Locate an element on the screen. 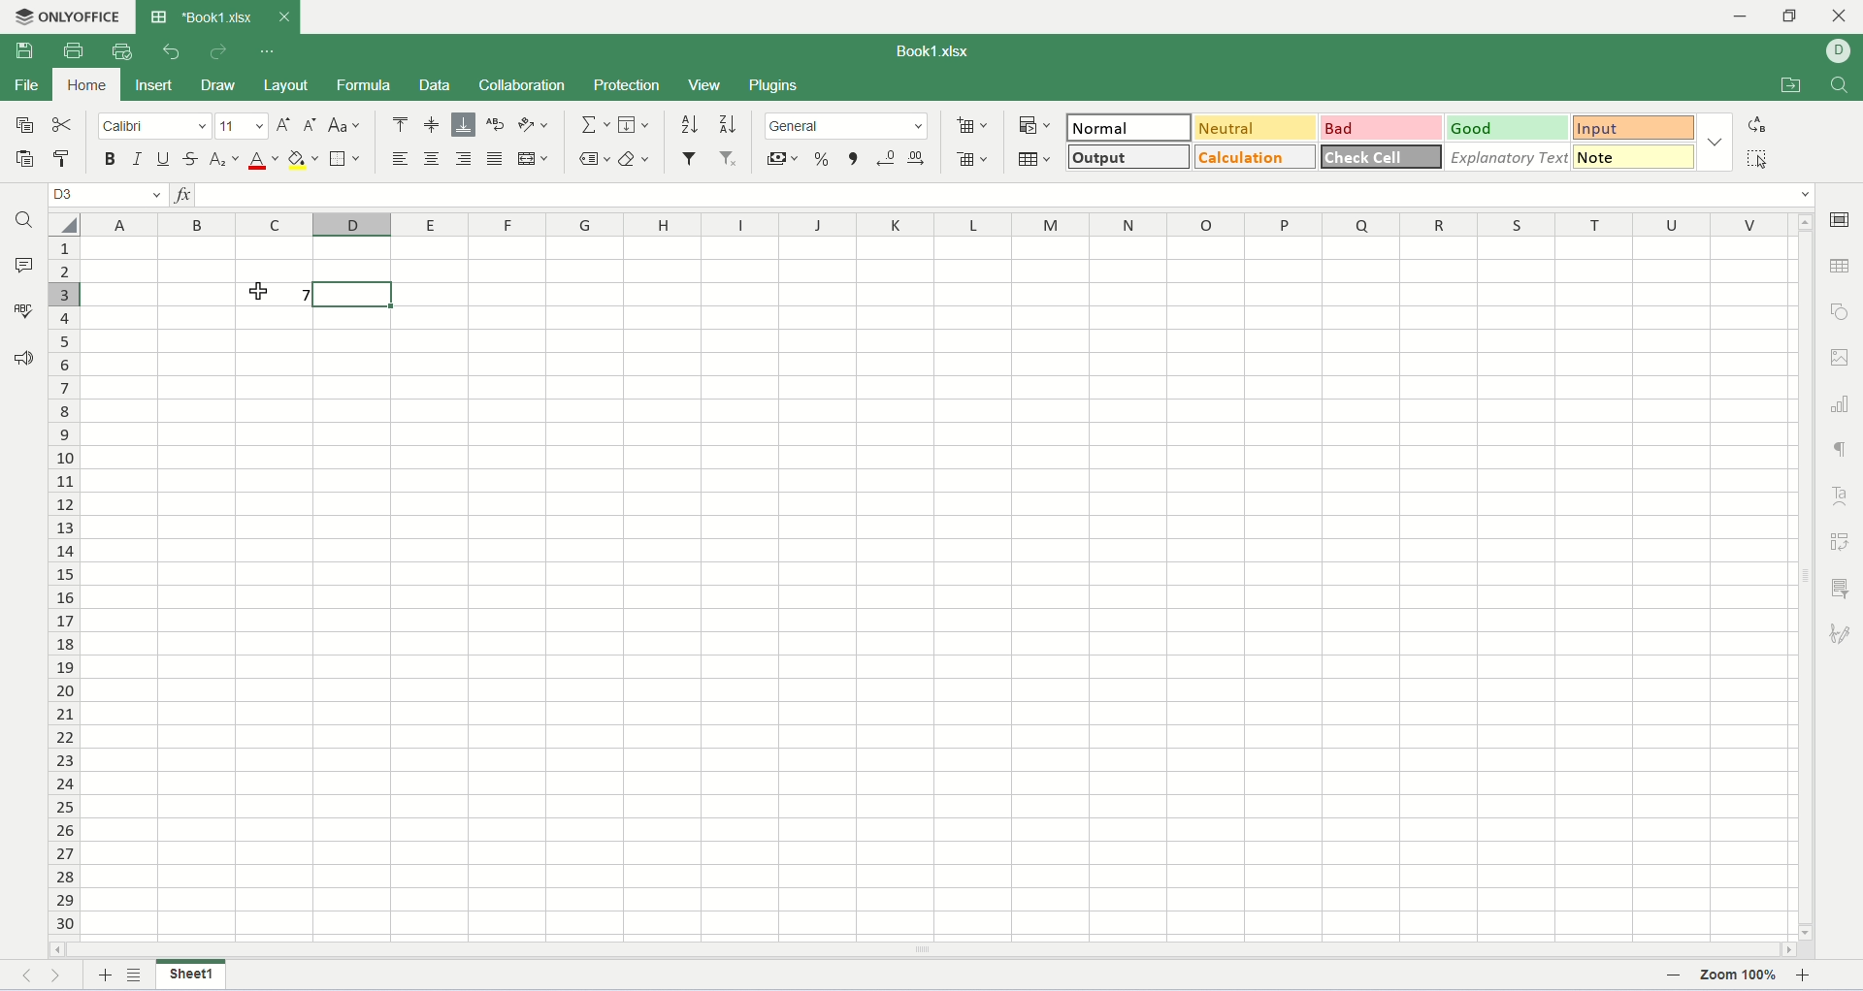  sheet name is located at coordinates (195, 974).